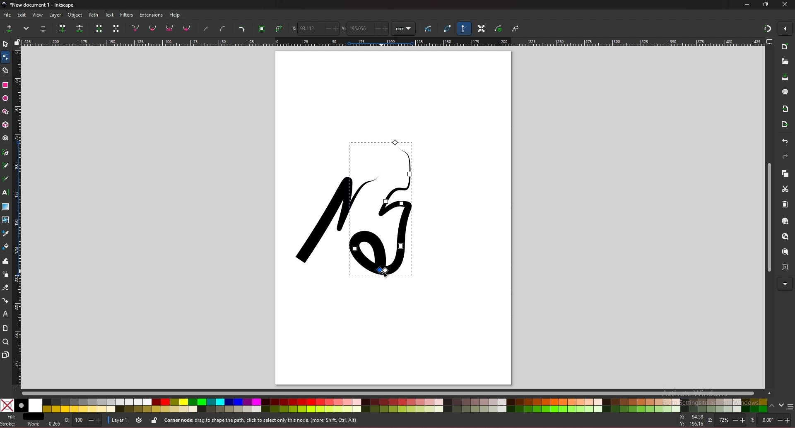 This screenshot has height=428, width=795. What do you see at coordinates (790, 406) in the screenshot?
I see `more colors` at bounding box center [790, 406].